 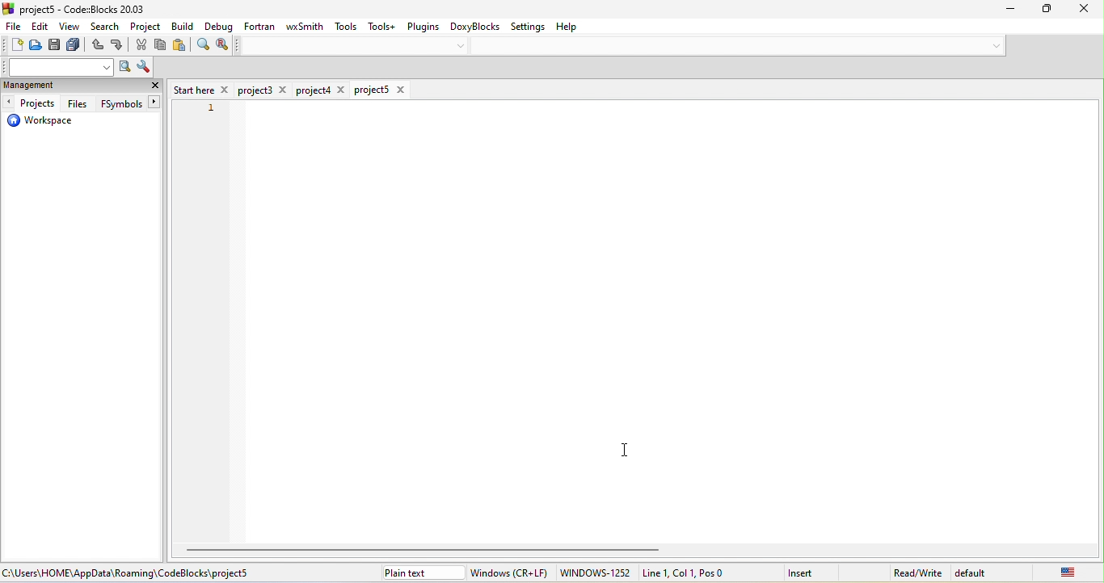 What do you see at coordinates (146, 27) in the screenshot?
I see `project` at bounding box center [146, 27].